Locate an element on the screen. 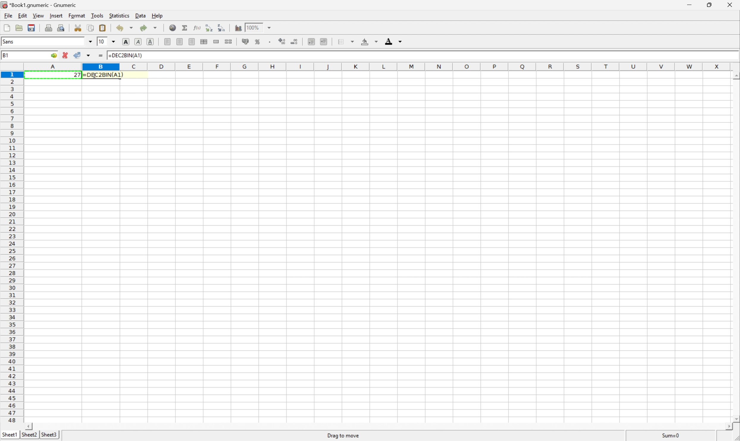  Enter formula is located at coordinates (102, 56).